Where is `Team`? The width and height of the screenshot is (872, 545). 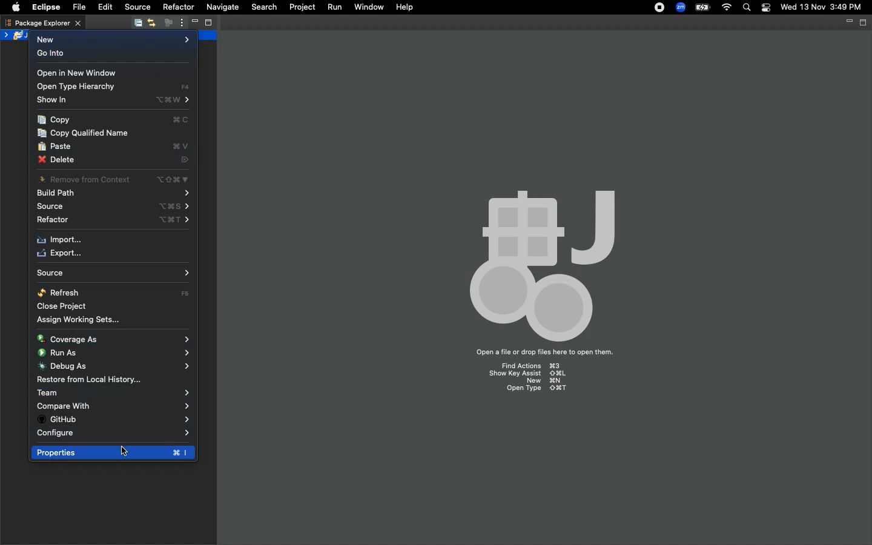
Team is located at coordinates (114, 393).